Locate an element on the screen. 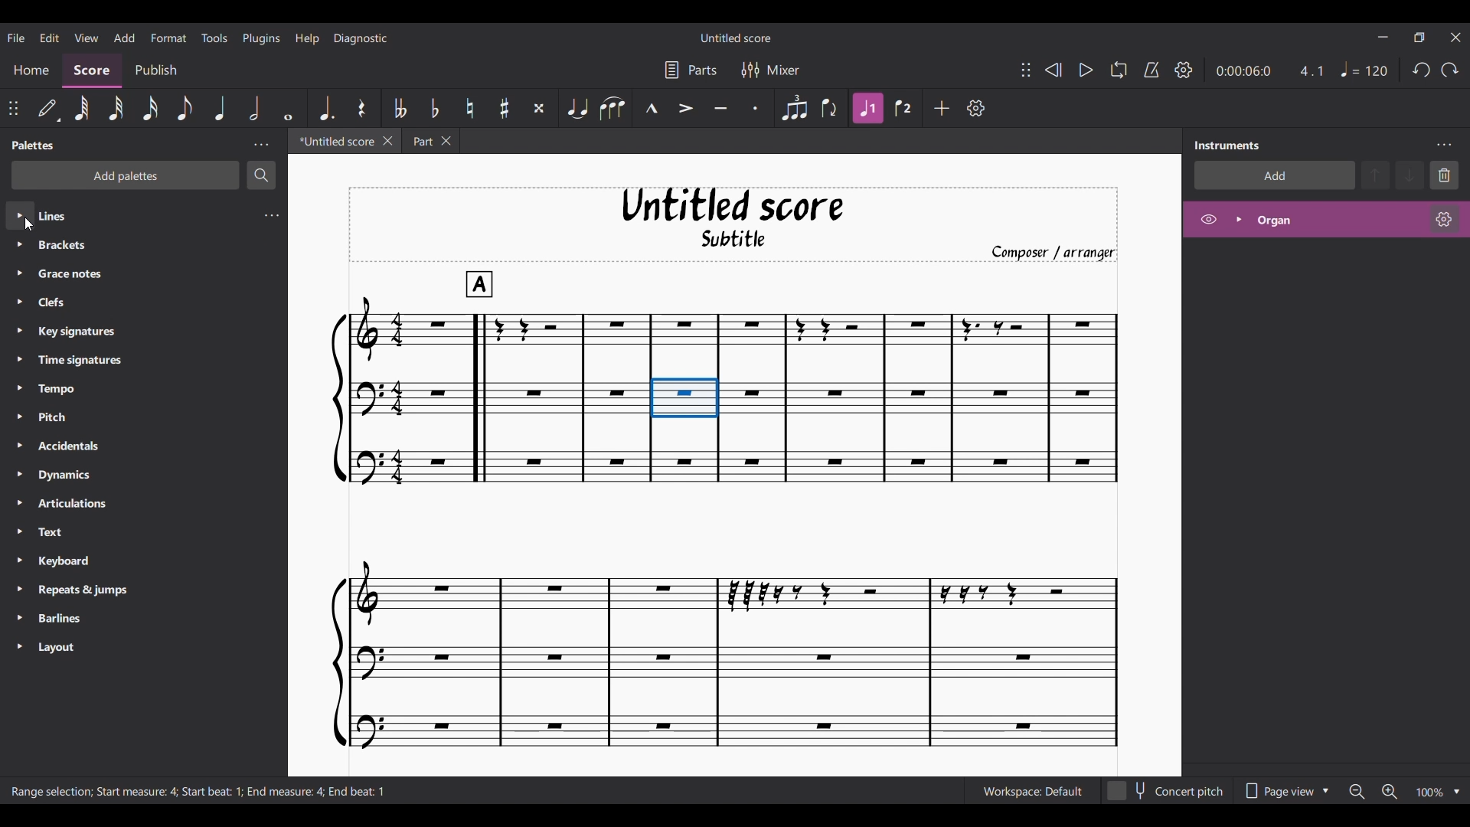  Accent is located at coordinates (685, 109).